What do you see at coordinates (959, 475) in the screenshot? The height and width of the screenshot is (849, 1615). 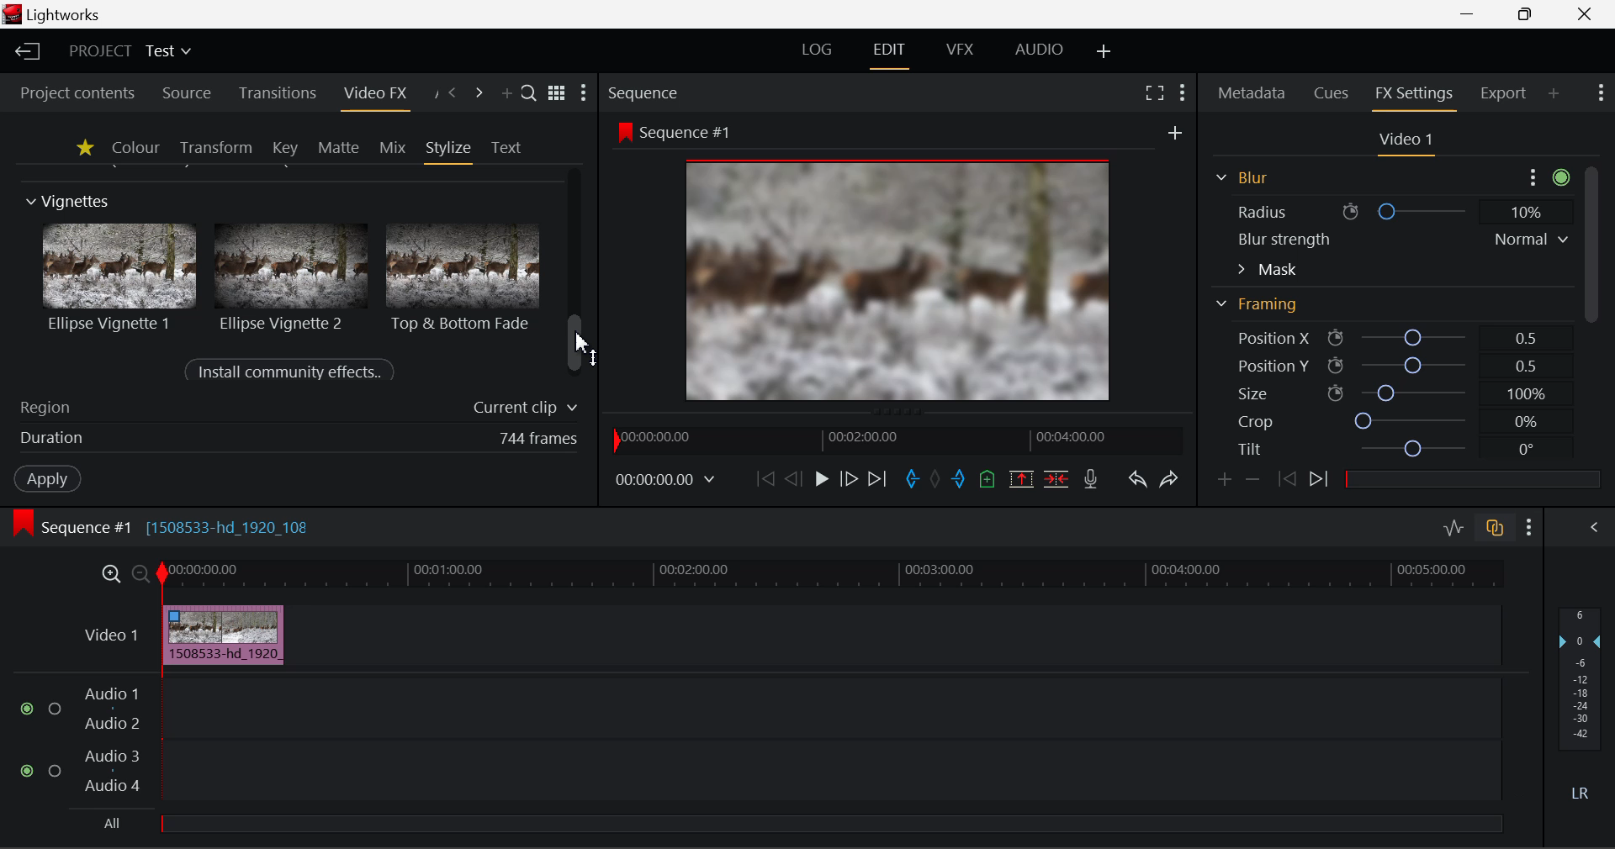 I see `Mark Out` at bounding box center [959, 475].